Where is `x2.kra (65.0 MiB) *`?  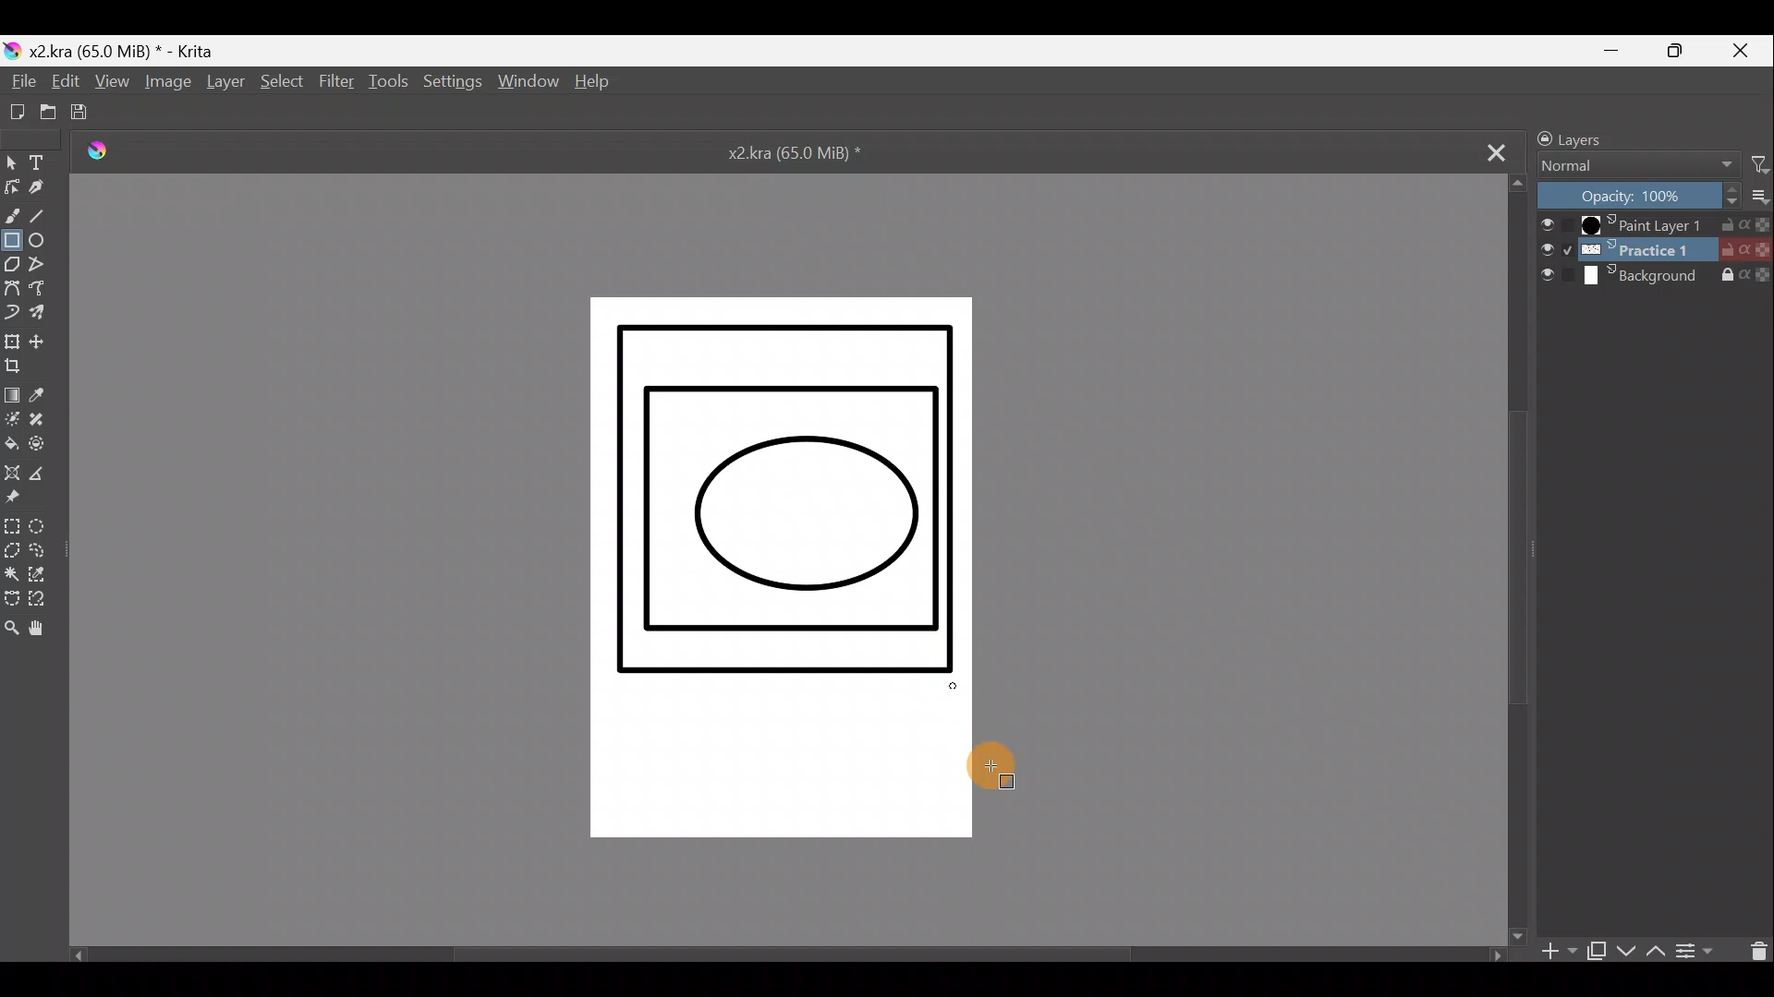 x2.kra (65.0 MiB) * is located at coordinates (794, 156).